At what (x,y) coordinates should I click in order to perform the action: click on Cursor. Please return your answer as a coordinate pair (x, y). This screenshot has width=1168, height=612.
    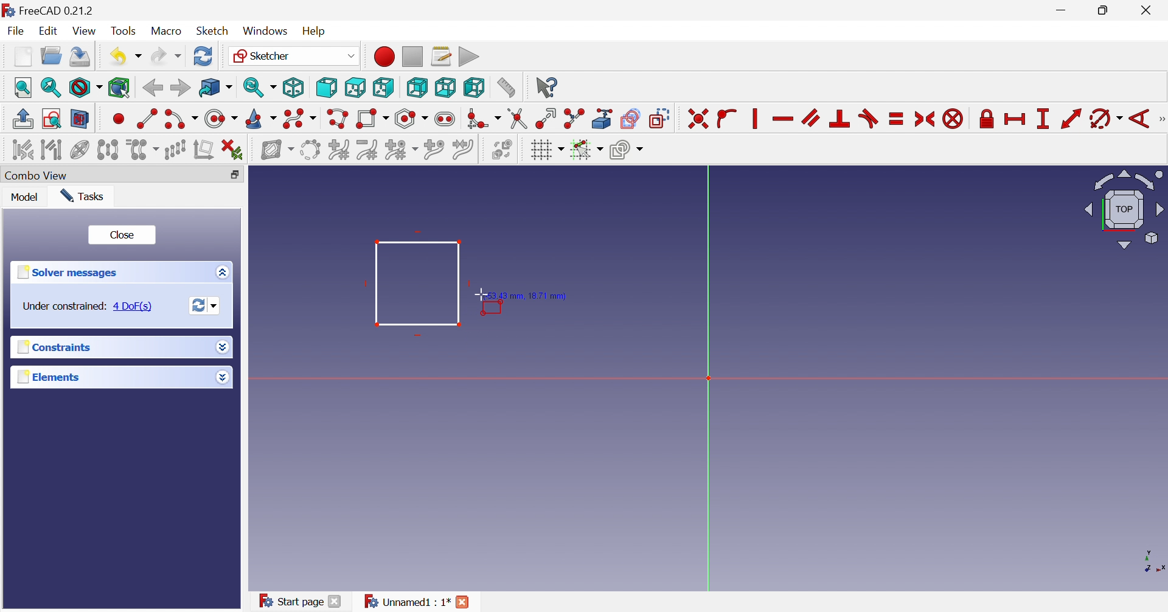
    Looking at the image, I should click on (482, 295).